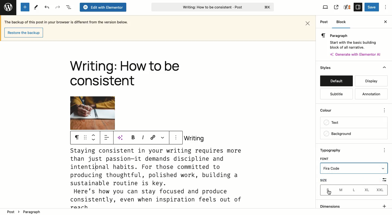 Image resolution: width=392 pixels, height=215 pixels. Describe the element at coordinates (58, 7) in the screenshot. I see `Redo` at that location.